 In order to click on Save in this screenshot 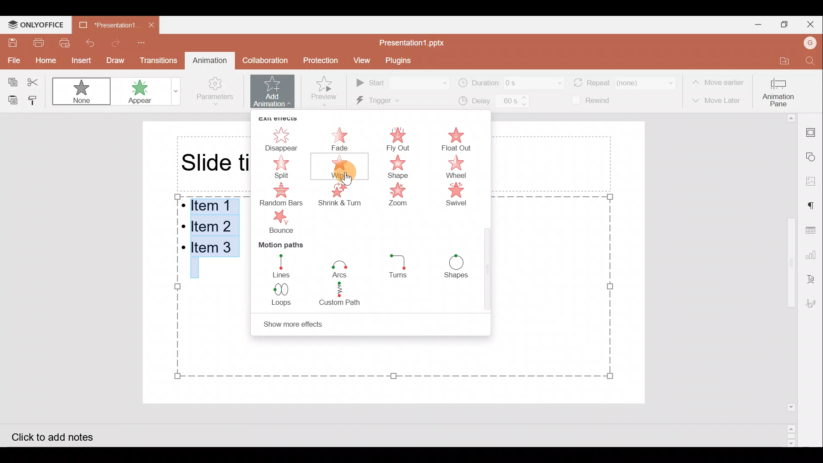, I will do `click(12, 43)`.